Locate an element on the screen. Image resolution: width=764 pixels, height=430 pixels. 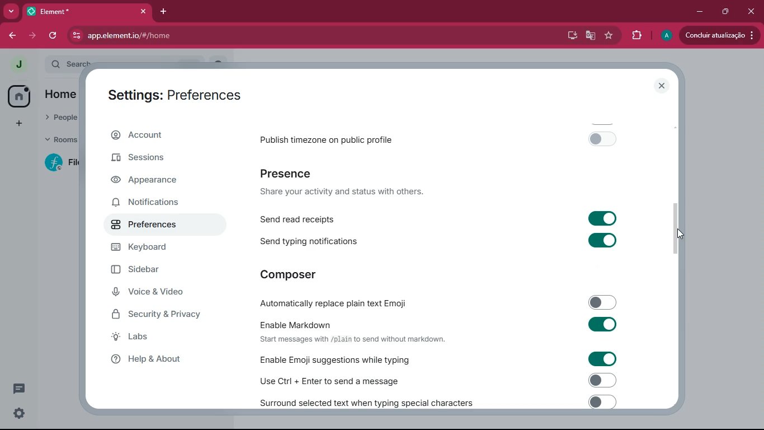
sessions is located at coordinates (142, 161).